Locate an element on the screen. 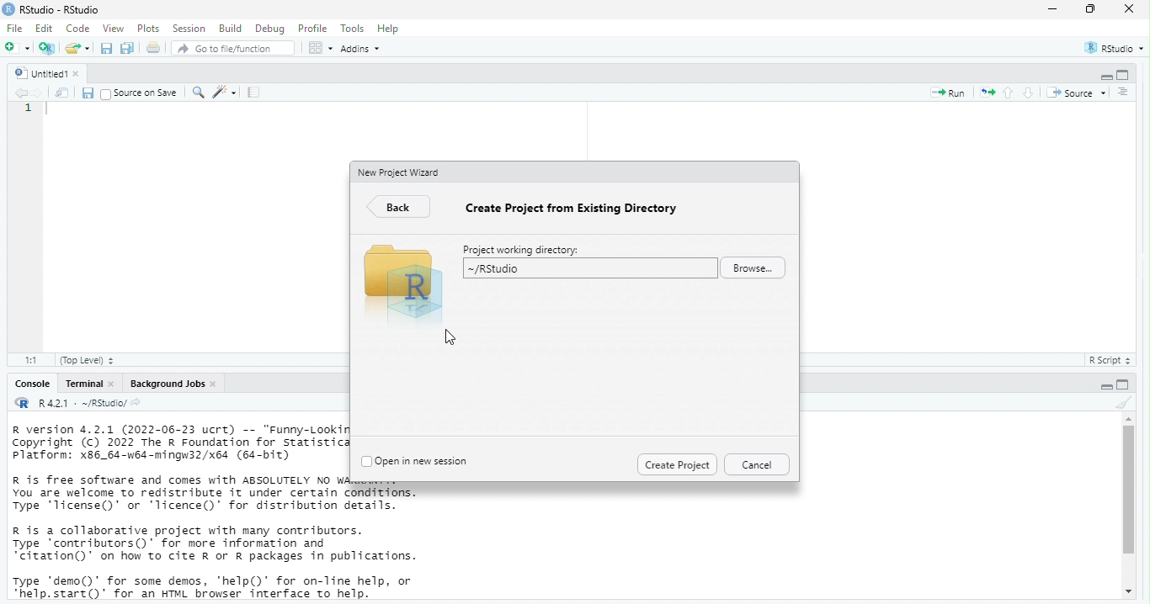  R 4.2.1 . ~/RStudio is located at coordinates (83, 404).